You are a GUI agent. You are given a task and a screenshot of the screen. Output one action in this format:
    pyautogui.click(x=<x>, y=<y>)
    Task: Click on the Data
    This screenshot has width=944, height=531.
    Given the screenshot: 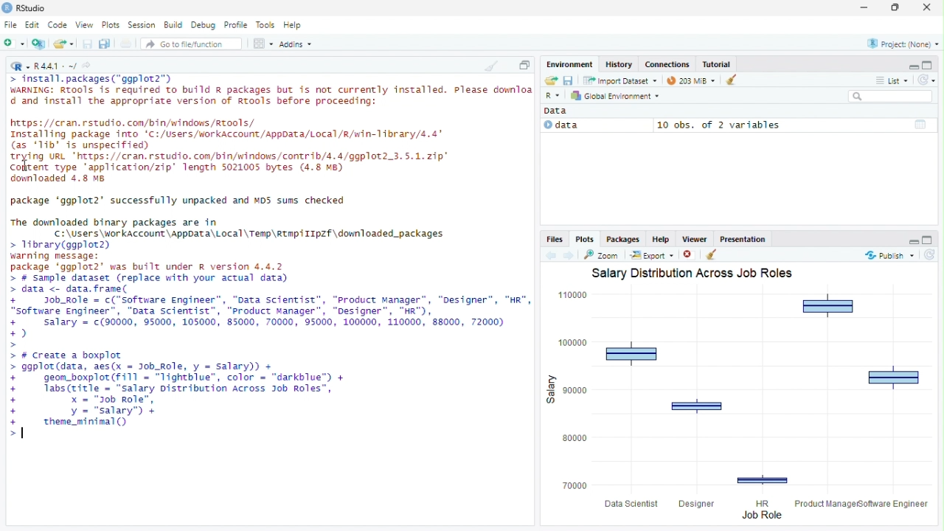 What is the action you would take?
    pyautogui.click(x=594, y=125)
    